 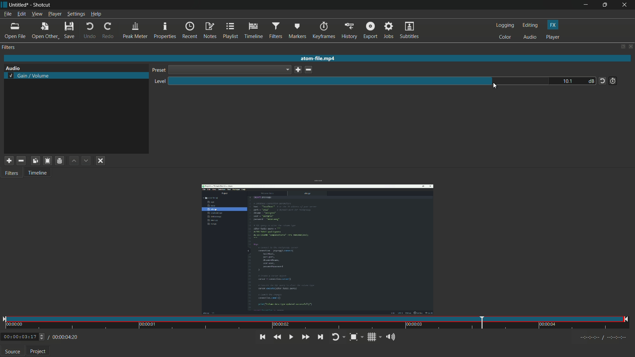 I want to click on edit menu, so click(x=21, y=14).